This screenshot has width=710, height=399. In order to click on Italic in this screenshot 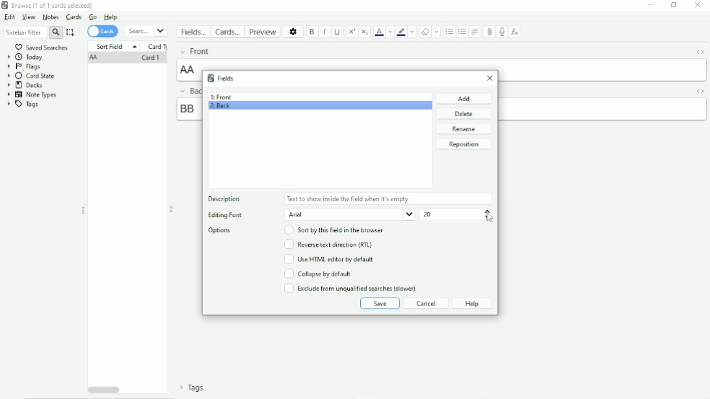, I will do `click(325, 32)`.